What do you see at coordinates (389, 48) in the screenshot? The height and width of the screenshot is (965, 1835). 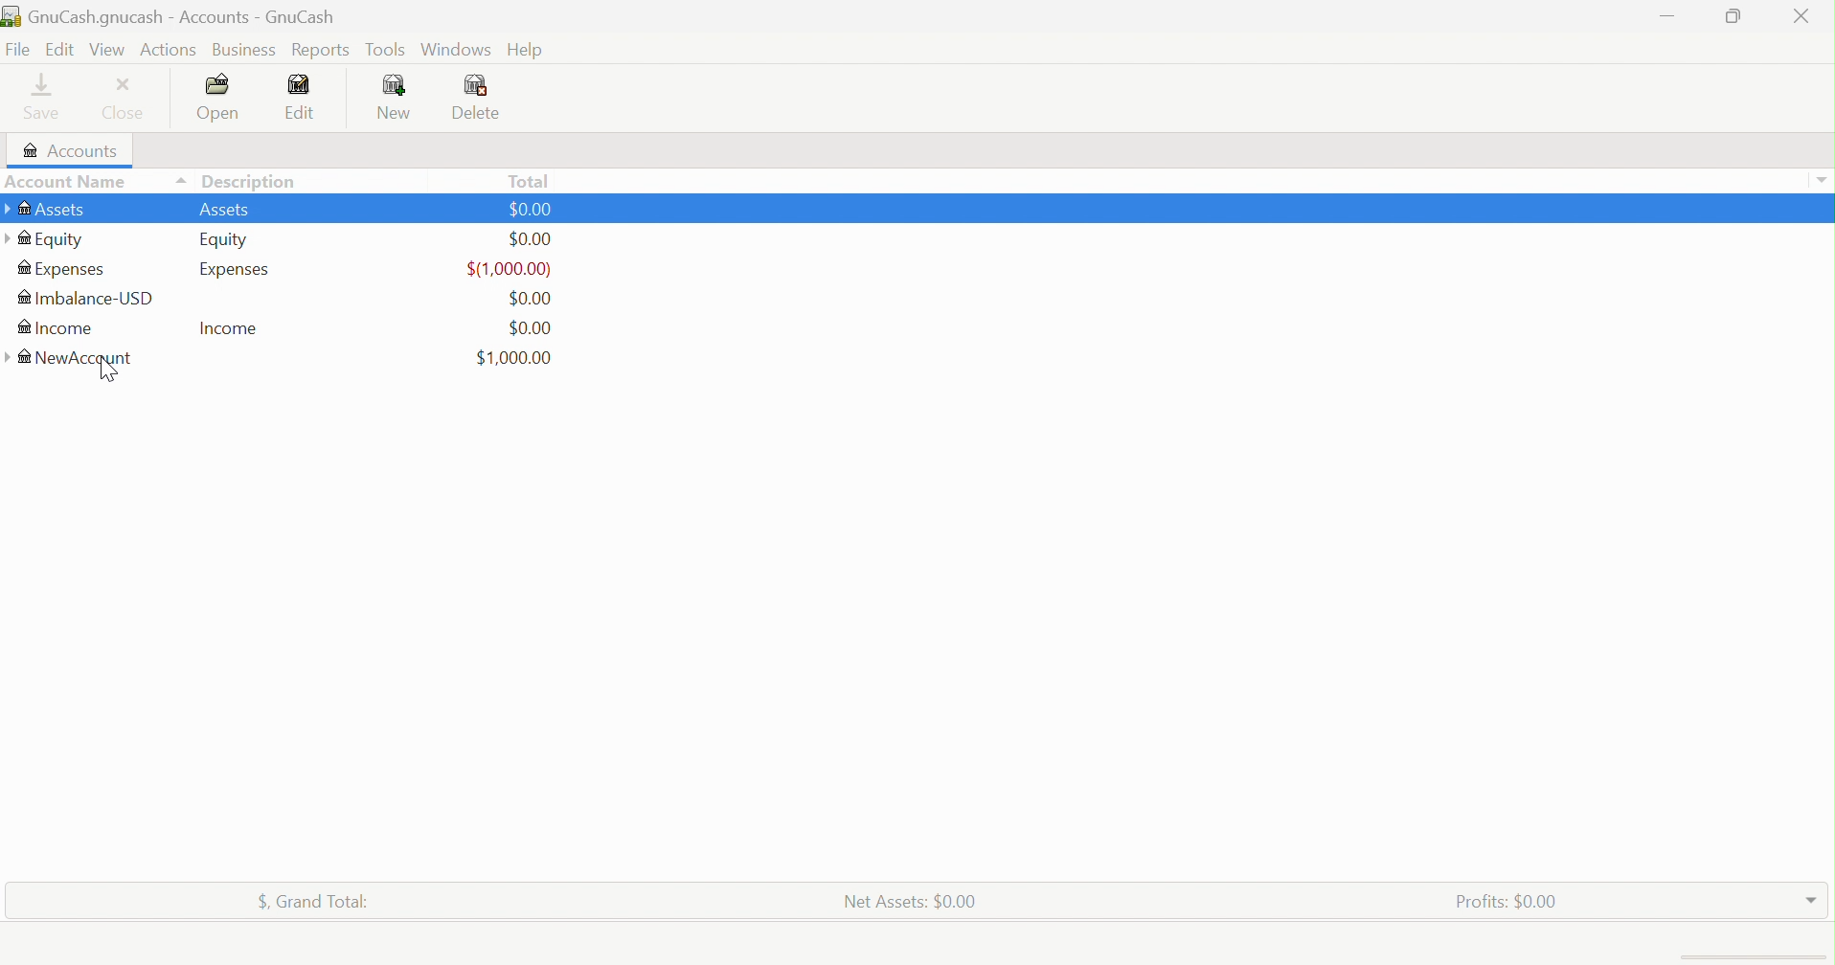 I see `Tools` at bounding box center [389, 48].